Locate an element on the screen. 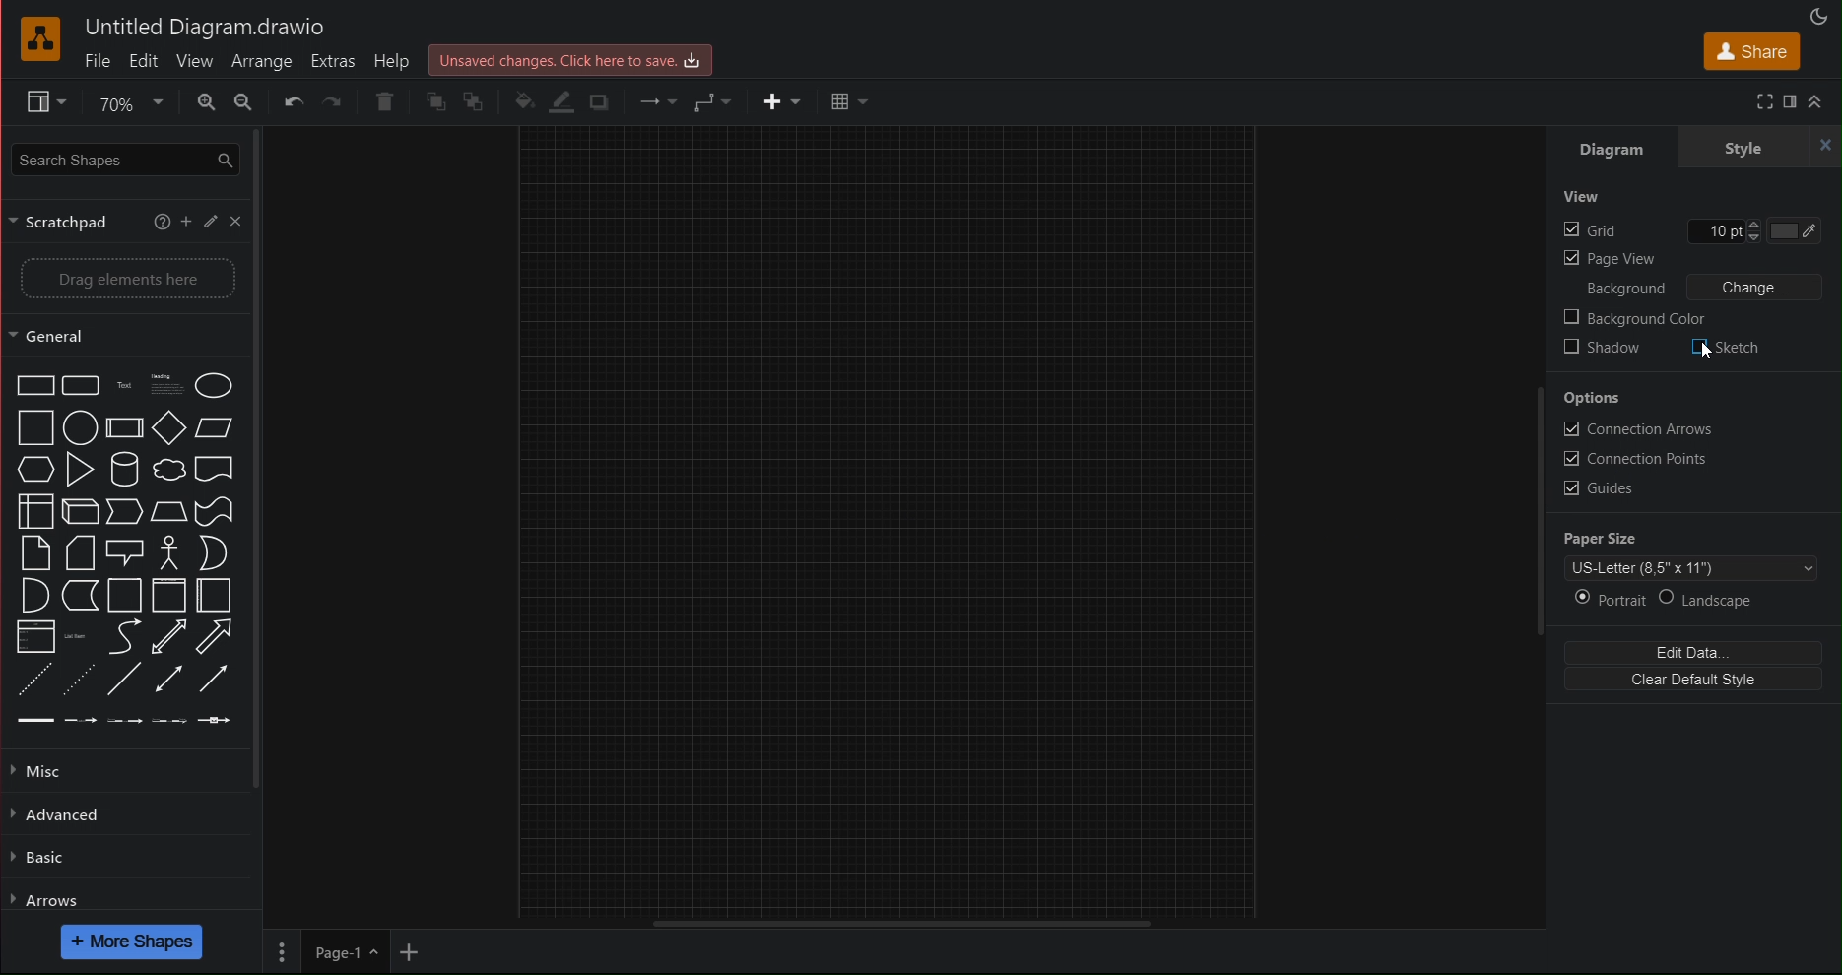  canvas is located at coordinates (887, 520).